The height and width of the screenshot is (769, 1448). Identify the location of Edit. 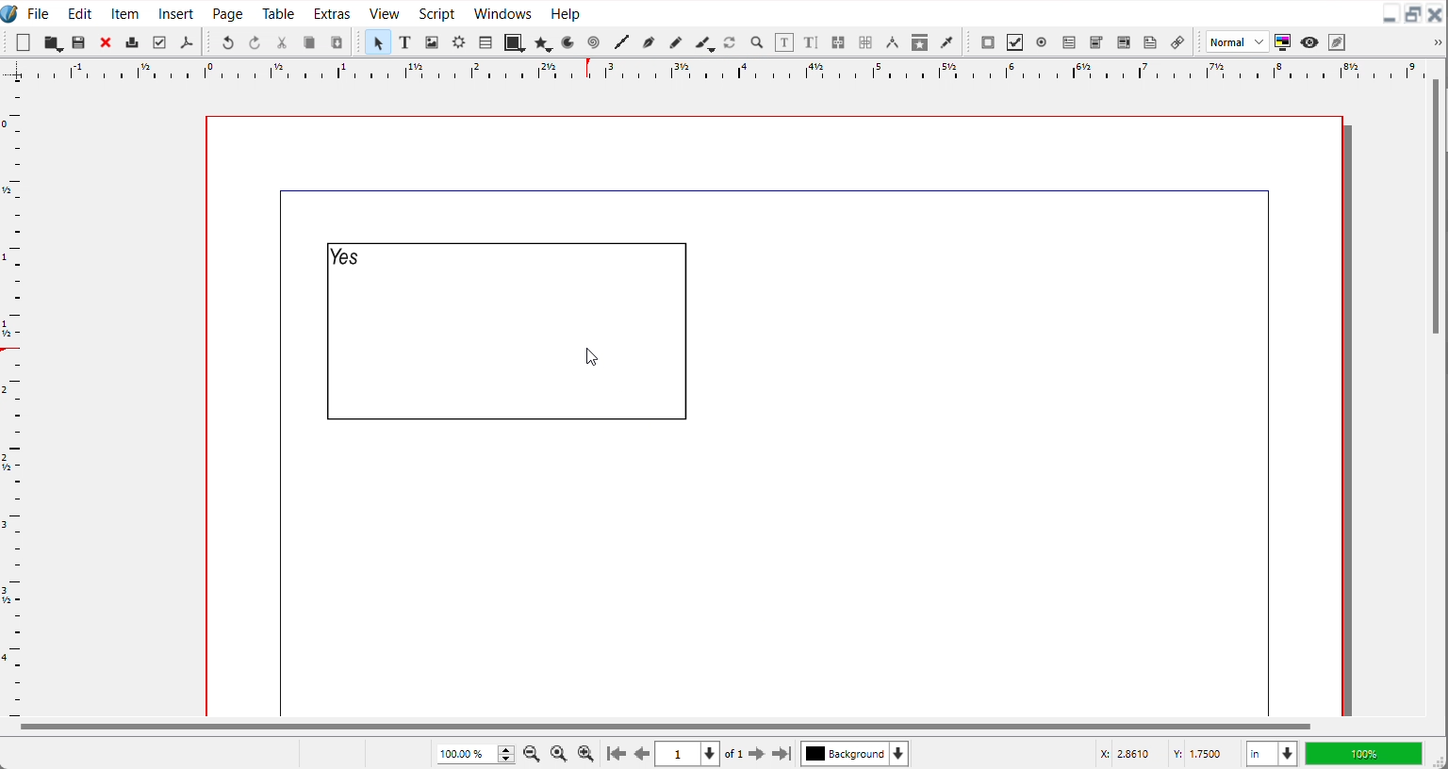
(77, 12).